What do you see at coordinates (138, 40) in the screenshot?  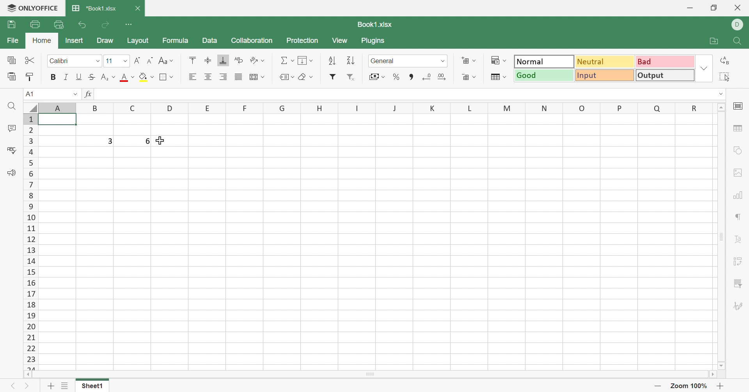 I see `Layout` at bounding box center [138, 40].